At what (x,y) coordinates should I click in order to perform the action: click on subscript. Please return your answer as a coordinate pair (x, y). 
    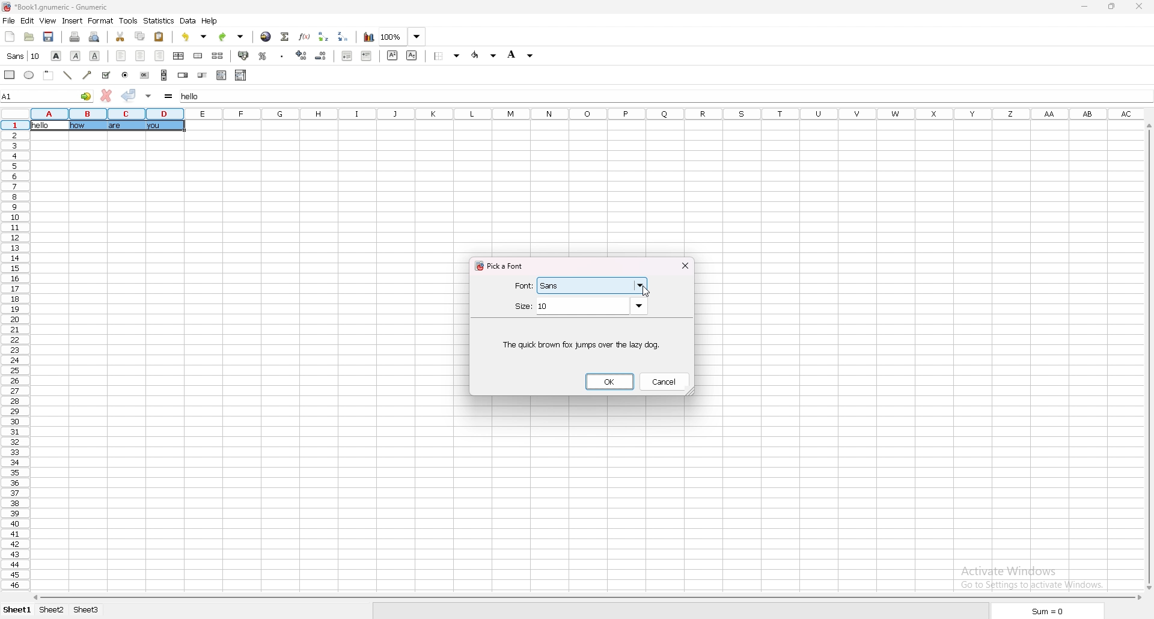
    Looking at the image, I should click on (412, 55).